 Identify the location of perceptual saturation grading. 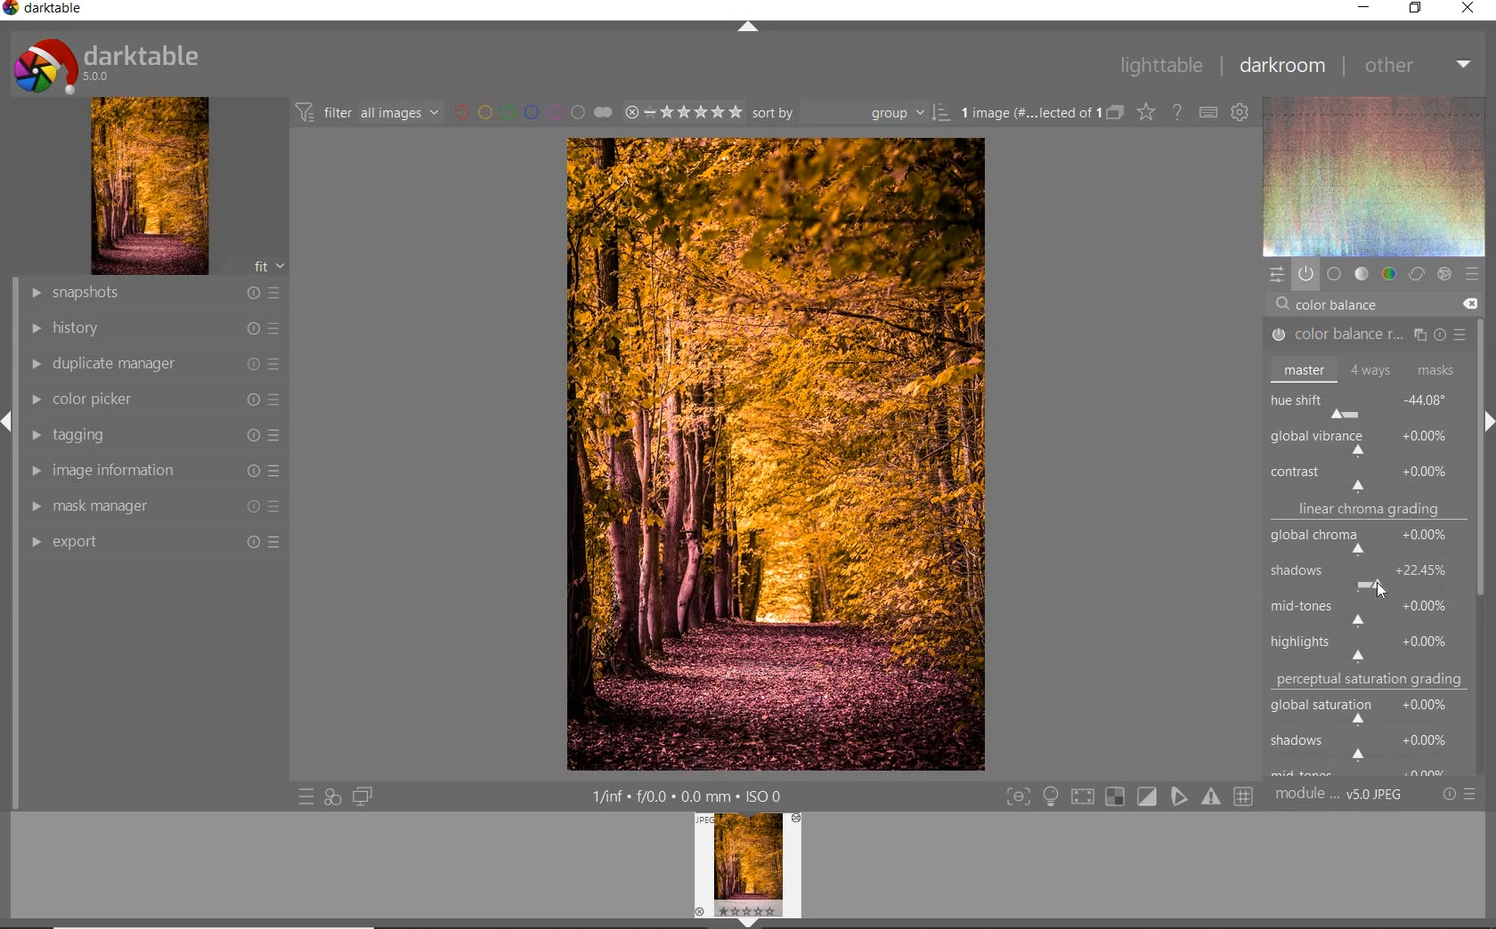
(1372, 680).